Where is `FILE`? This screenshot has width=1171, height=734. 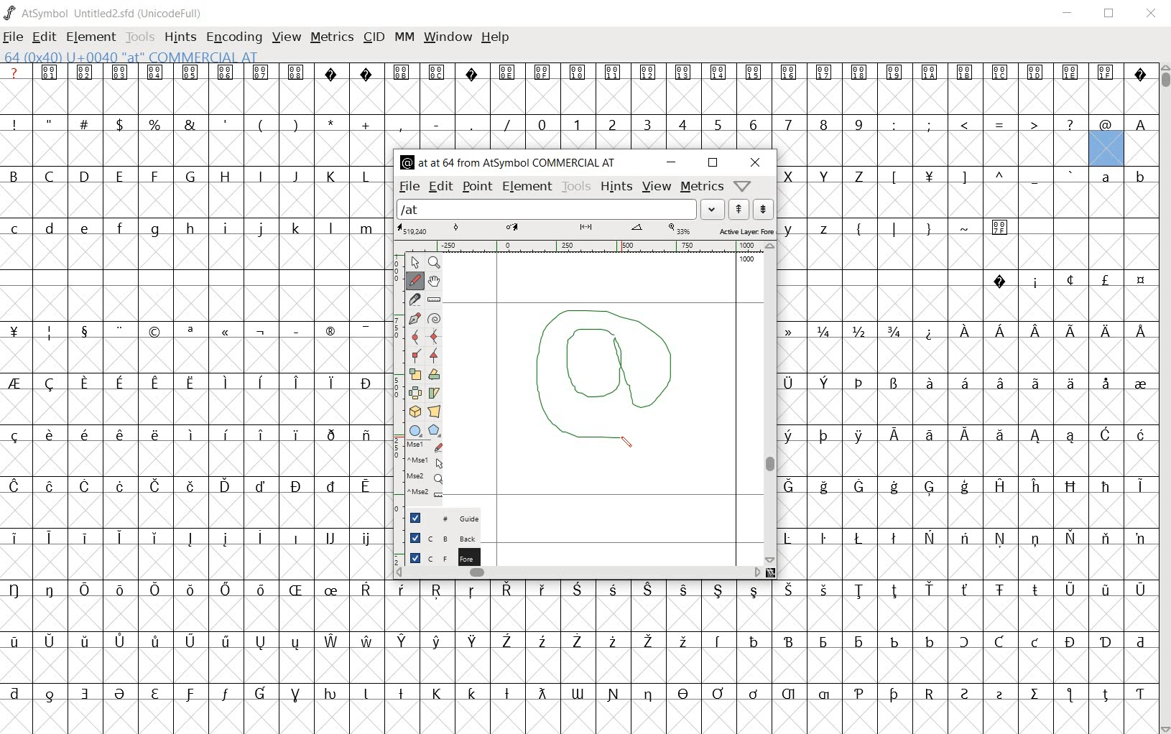
FILE is located at coordinates (13, 38).